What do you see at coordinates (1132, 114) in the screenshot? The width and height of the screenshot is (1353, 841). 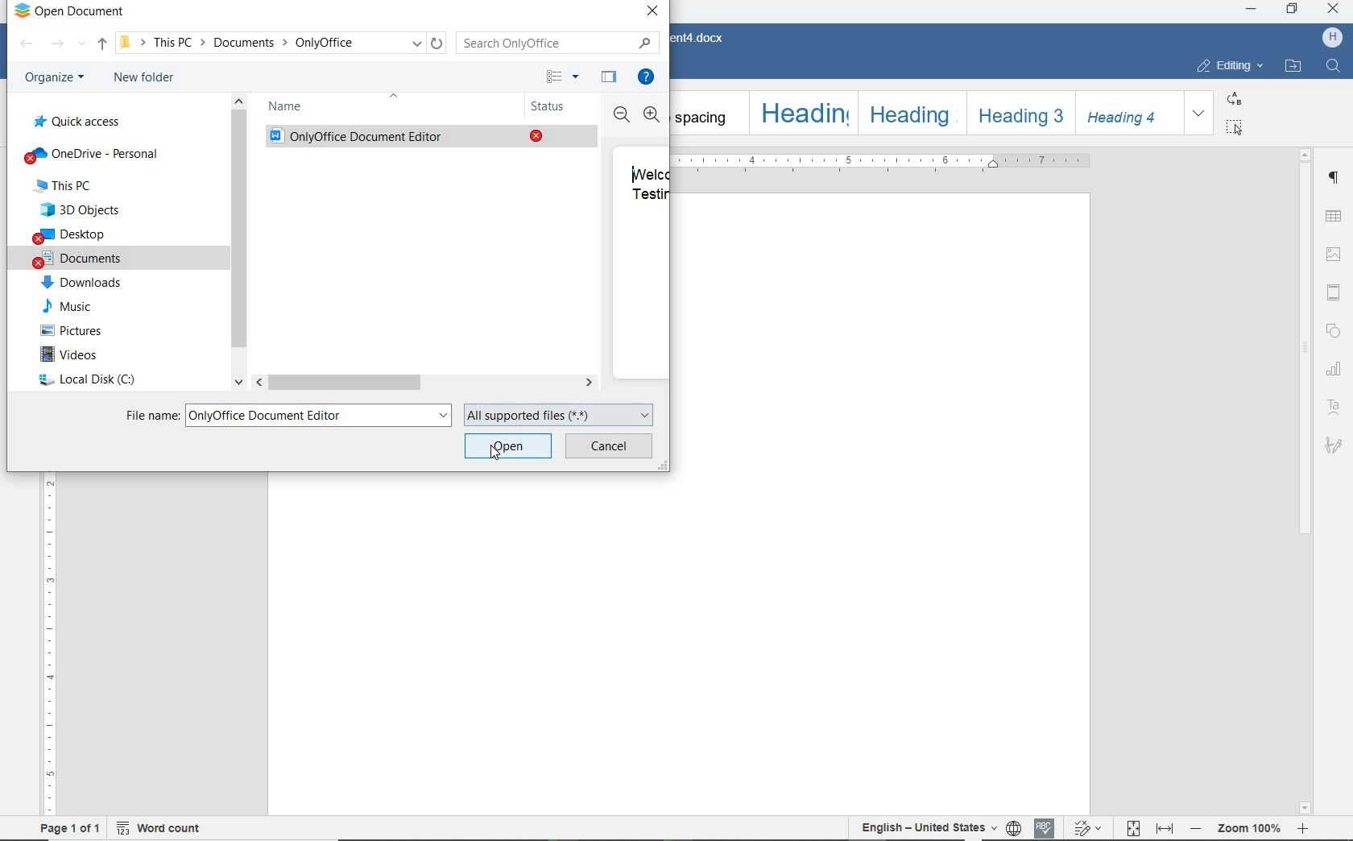 I see `Heading 4` at bounding box center [1132, 114].